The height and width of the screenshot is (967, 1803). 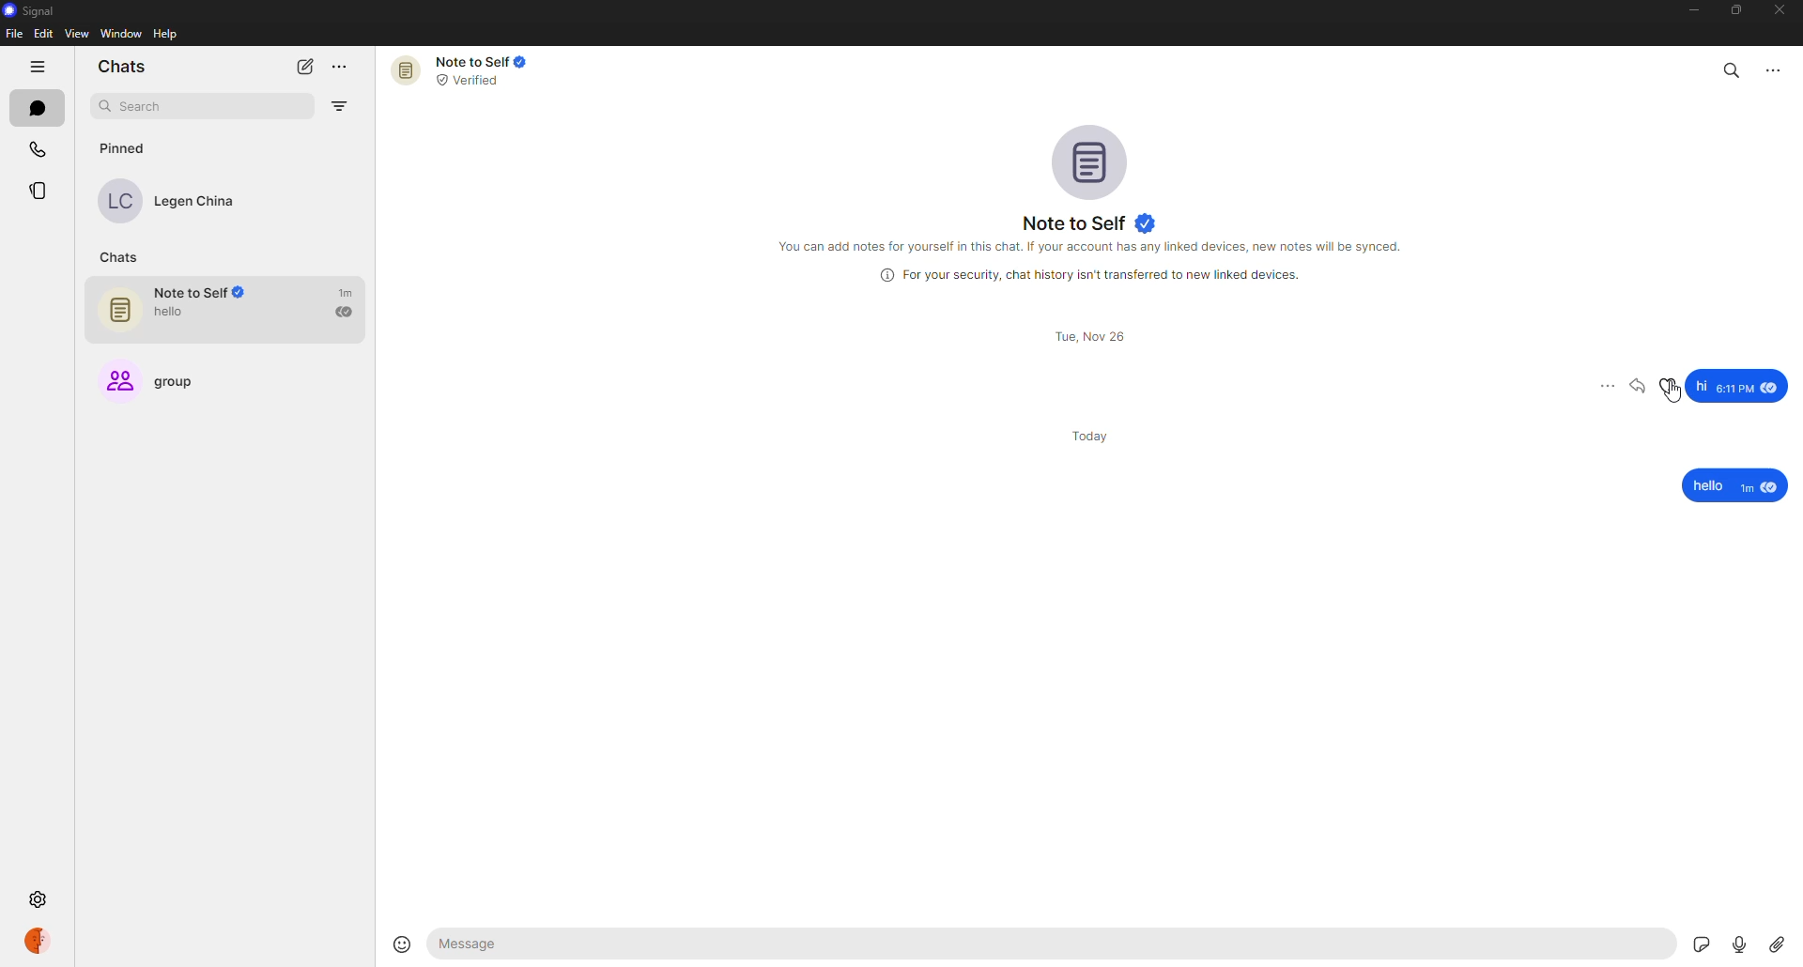 I want to click on note to self, so click(x=1093, y=223).